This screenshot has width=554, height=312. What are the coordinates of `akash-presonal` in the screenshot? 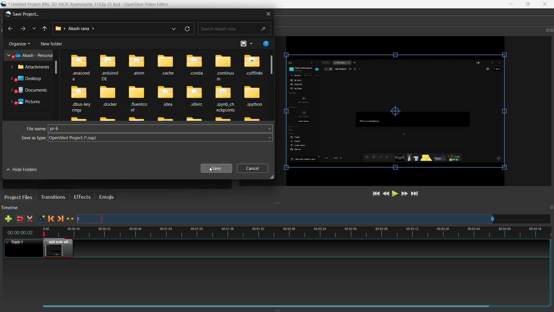 It's located at (30, 55).